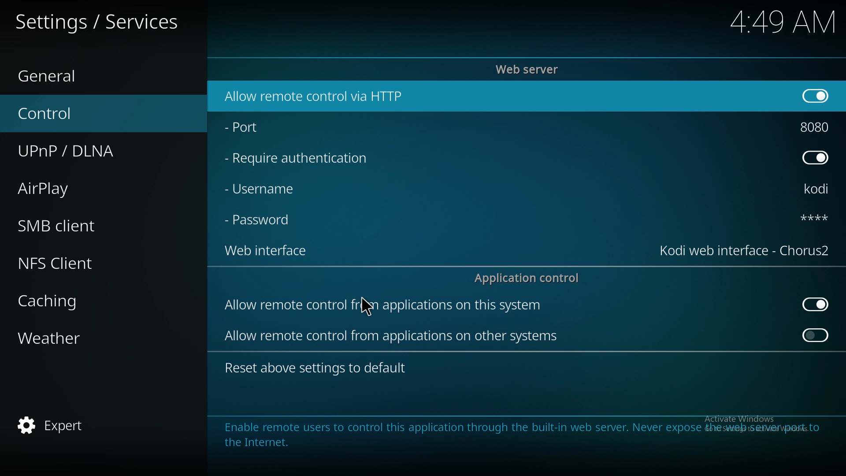 This screenshot has width=846, height=476. What do you see at coordinates (68, 338) in the screenshot?
I see `weather` at bounding box center [68, 338].